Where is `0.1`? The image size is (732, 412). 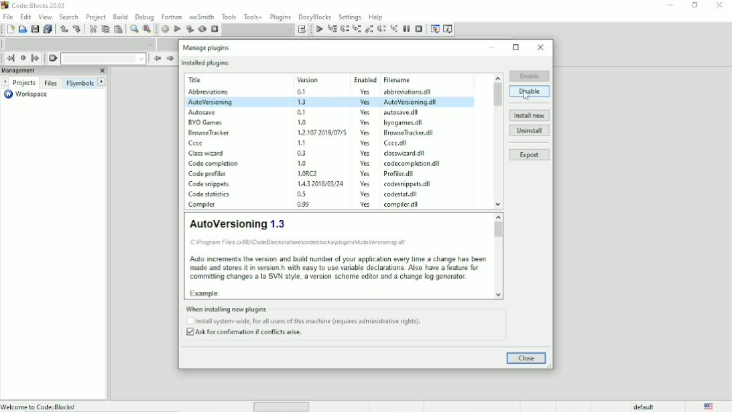
0.1 is located at coordinates (302, 92).